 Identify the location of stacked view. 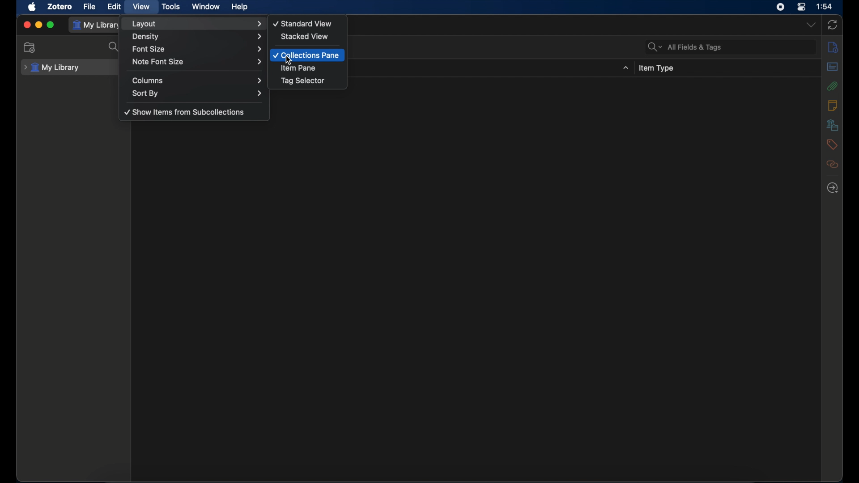
(305, 36).